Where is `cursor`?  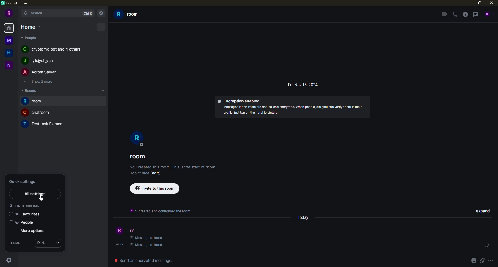 cursor is located at coordinates (41, 198).